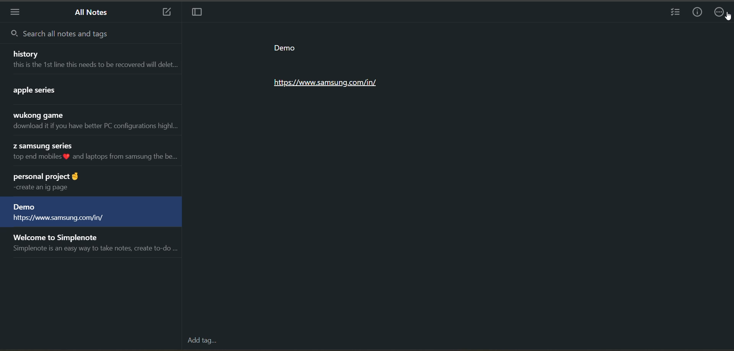 The image size is (734, 351). Describe the element at coordinates (93, 122) in the screenshot. I see `note title and preview` at that location.